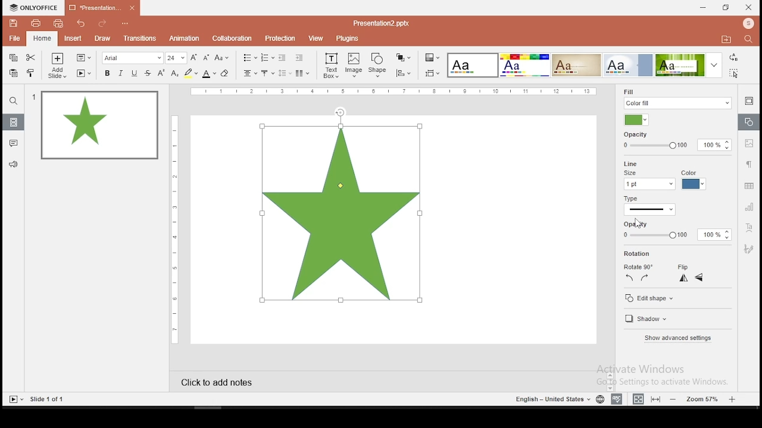  Describe the element at coordinates (748, 163) in the screenshot. I see `paragraph settings` at that location.